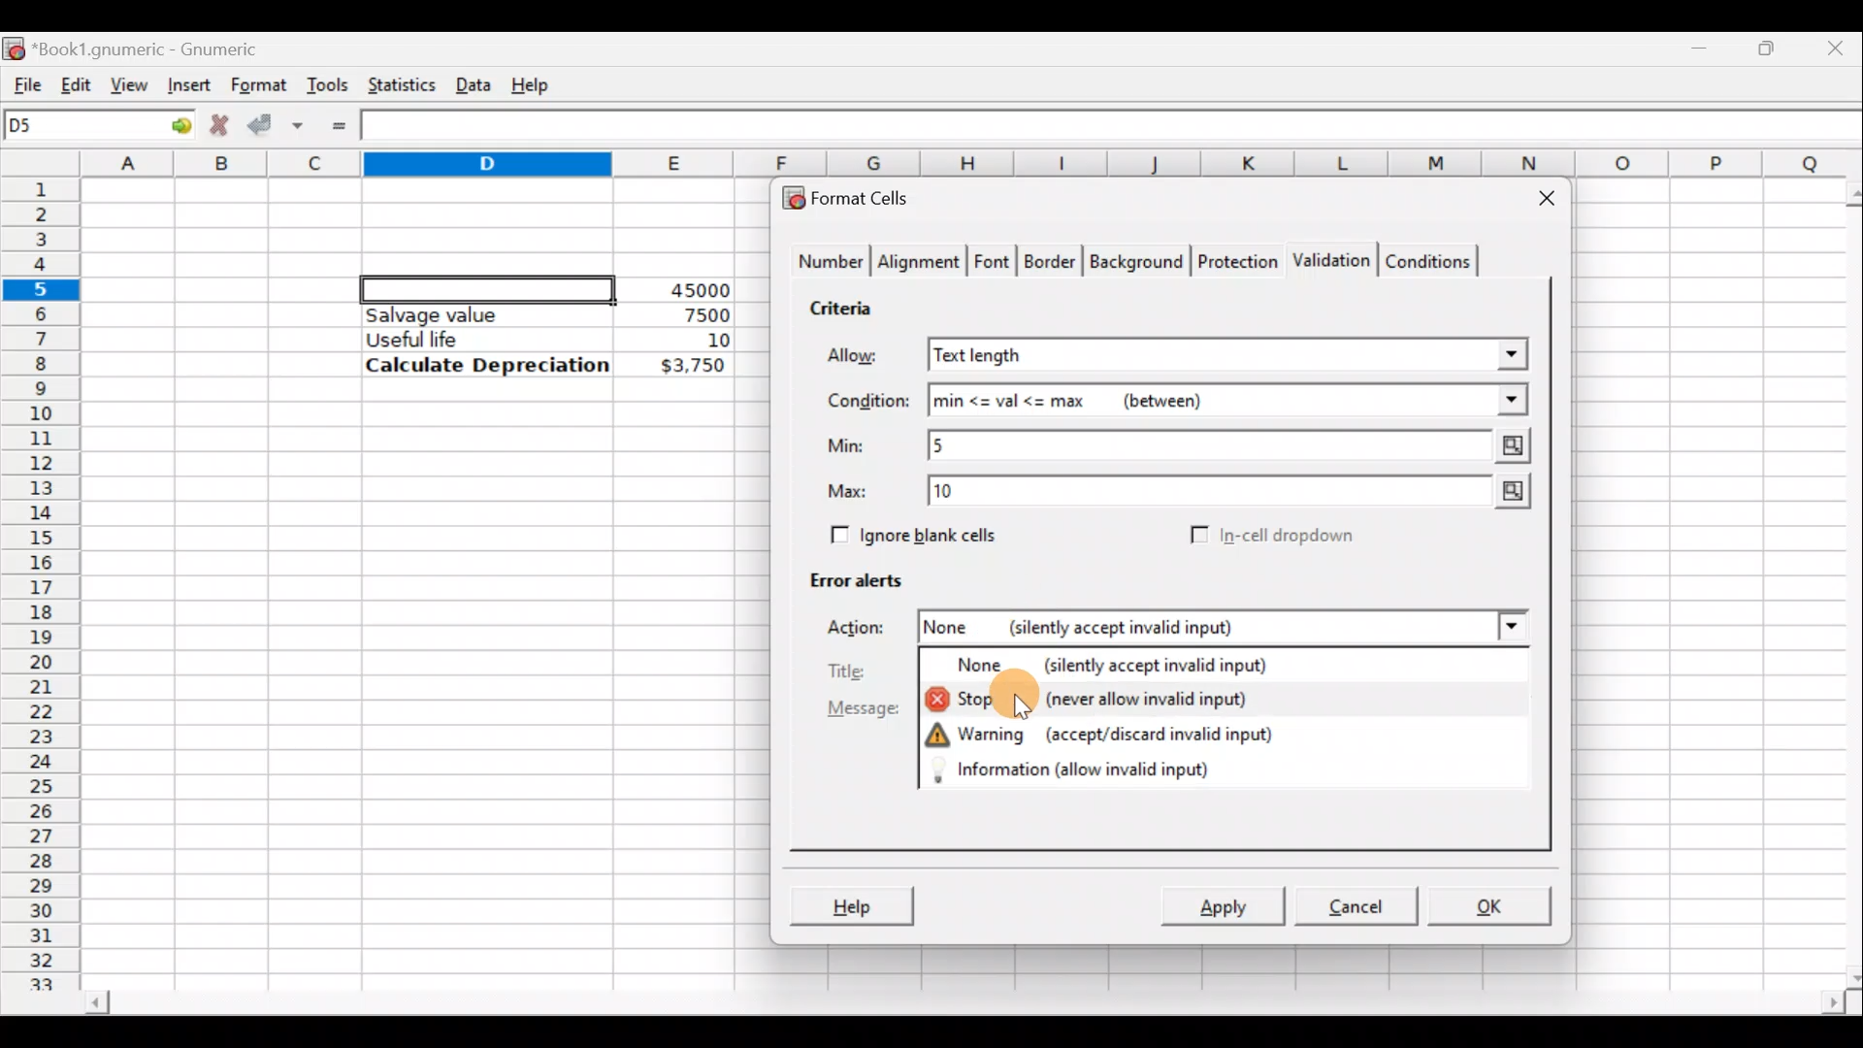 Image resolution: width=1863 pixels, height=1048 pixels. What do you see at coordinates (1232, 445) in the screenshot?
I see `Min value = 5` at bounding box center [1232, 445].